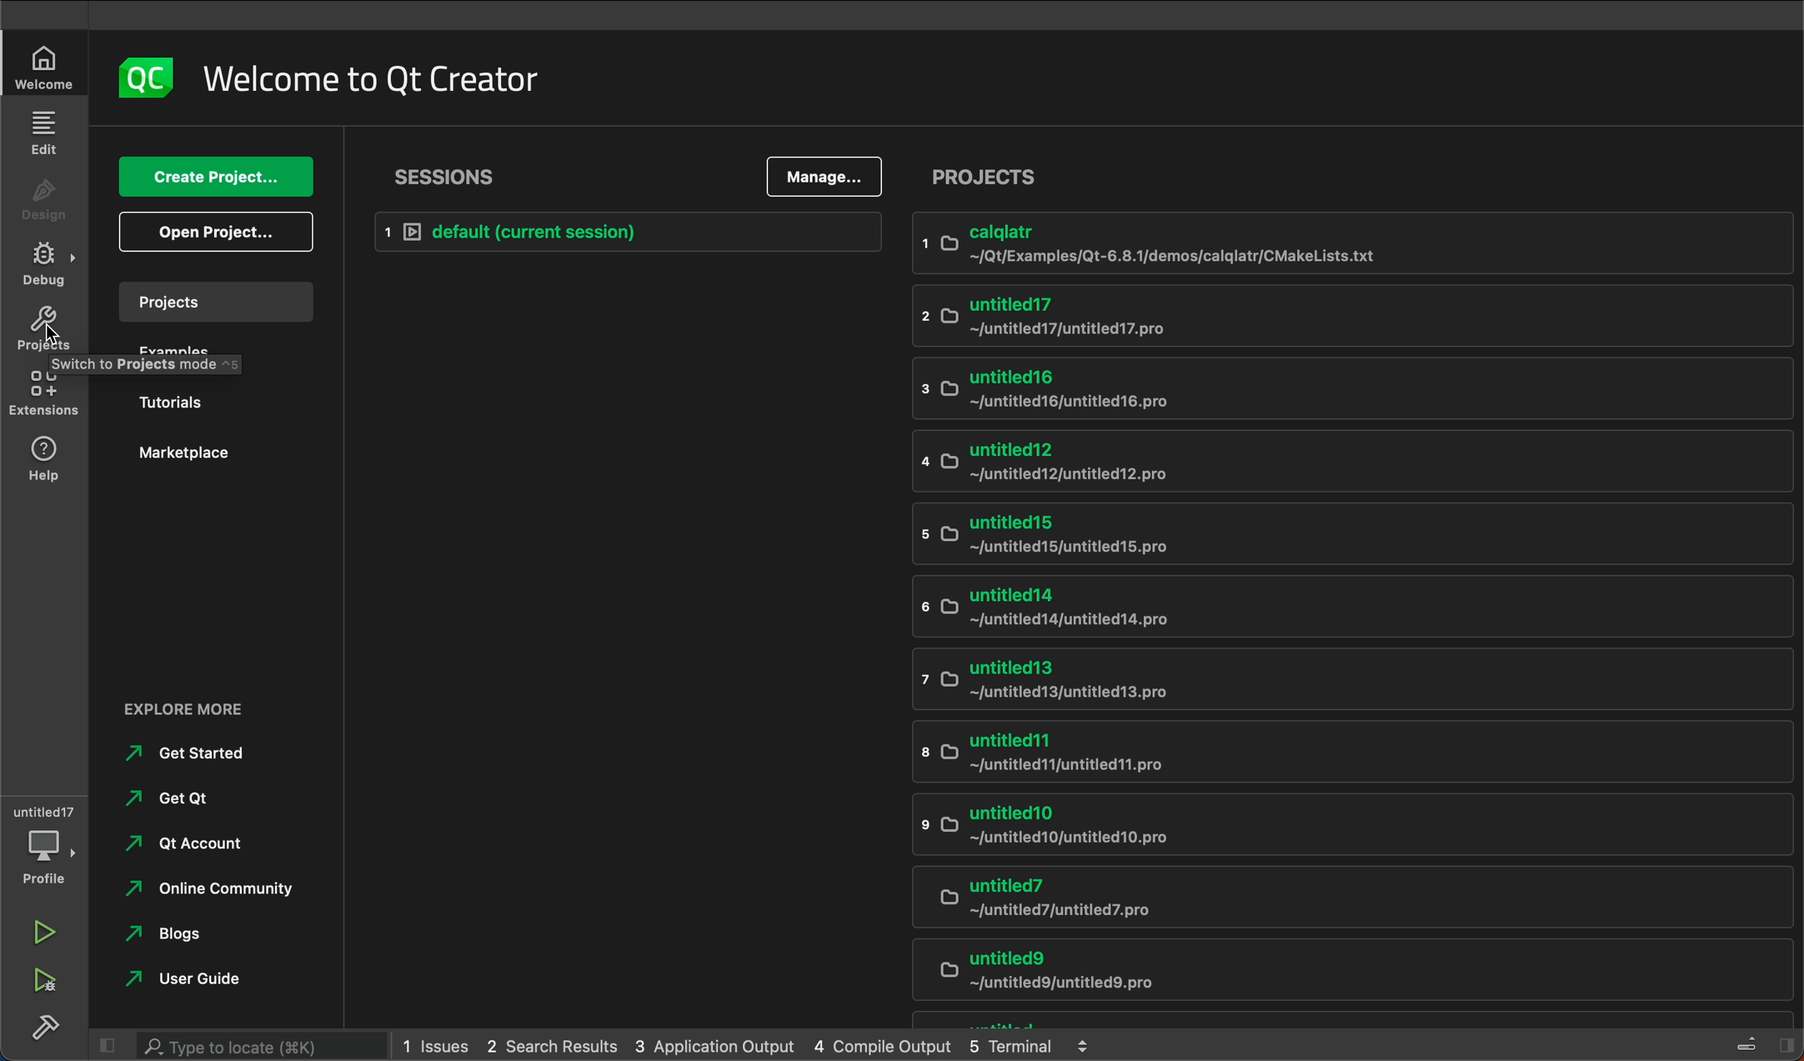  What do you see at coordinates (46, 66) in the screenshot?
I see `welcome` at bounding box center [46, 66].